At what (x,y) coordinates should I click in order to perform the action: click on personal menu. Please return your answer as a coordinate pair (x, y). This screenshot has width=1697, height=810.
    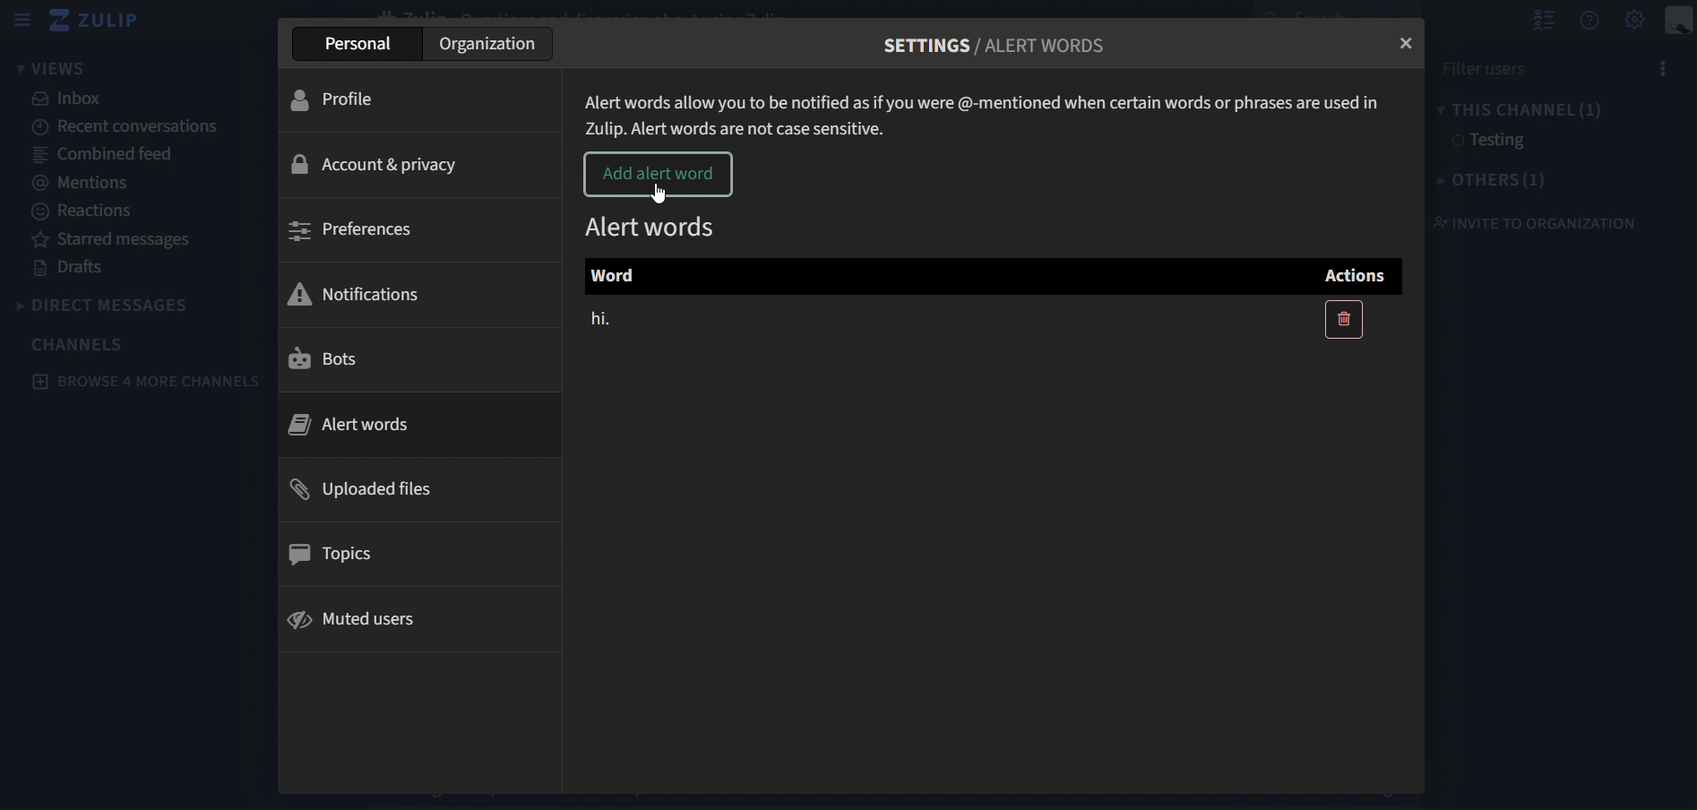
    Looking at the image, I should click on (1679, 20).